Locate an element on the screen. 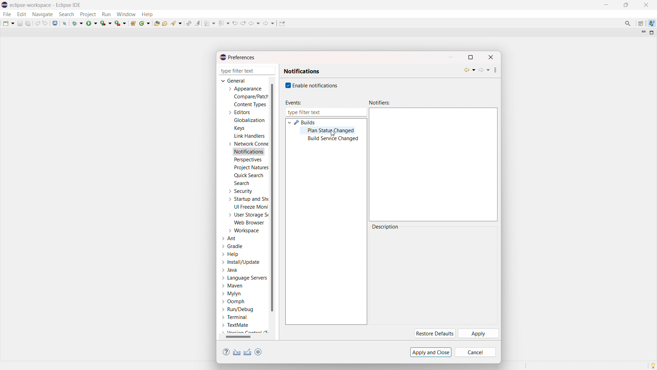 The width and height of the screenshot is (657, 370). language servers is located at coordinates (244, 278).